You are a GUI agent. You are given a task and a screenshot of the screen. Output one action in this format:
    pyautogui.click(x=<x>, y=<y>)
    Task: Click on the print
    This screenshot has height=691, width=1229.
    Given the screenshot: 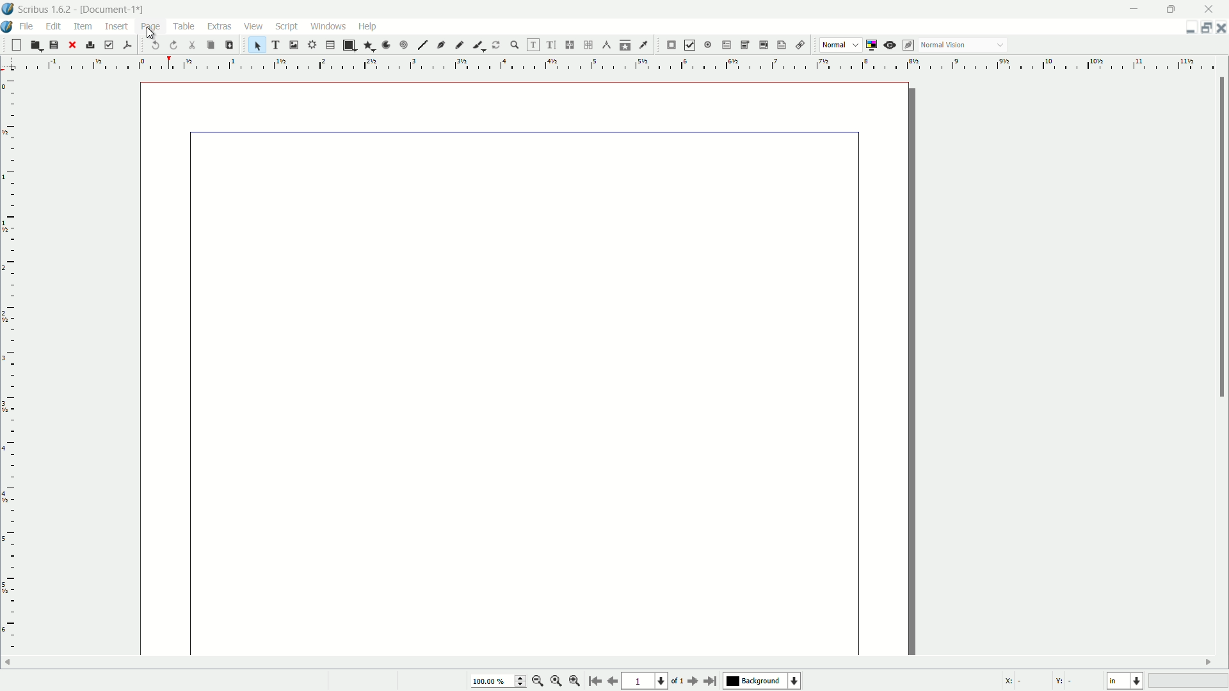 What is the action you would take?
    pyautogui.click(x=90, y=45)
    